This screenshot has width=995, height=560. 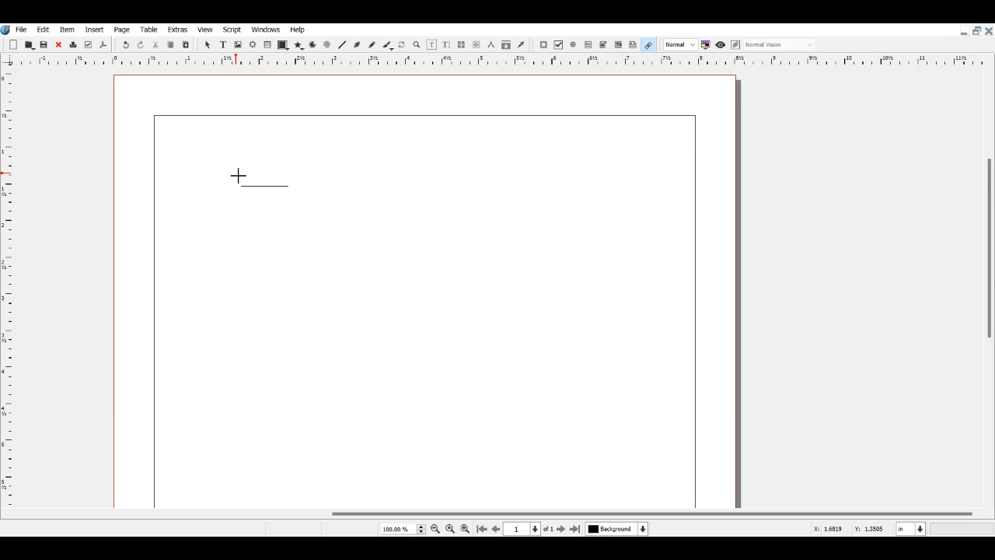 What do you see at coordinates (532, 529) in the screenshot?
I see `Select current Page` at bounding box center [532, 529].